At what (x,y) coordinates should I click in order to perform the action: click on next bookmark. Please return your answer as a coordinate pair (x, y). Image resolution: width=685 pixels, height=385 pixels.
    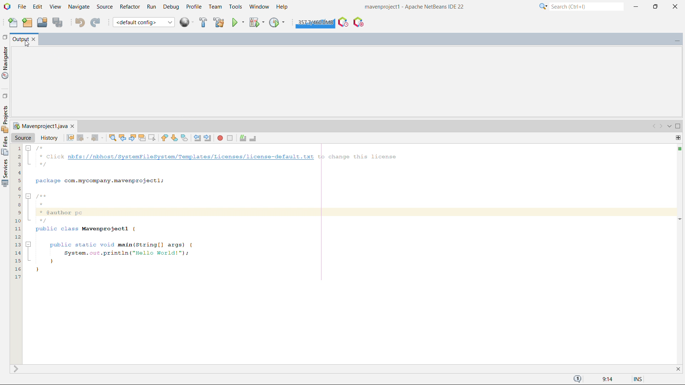
    Looking at the image, I should click on (174, 138).